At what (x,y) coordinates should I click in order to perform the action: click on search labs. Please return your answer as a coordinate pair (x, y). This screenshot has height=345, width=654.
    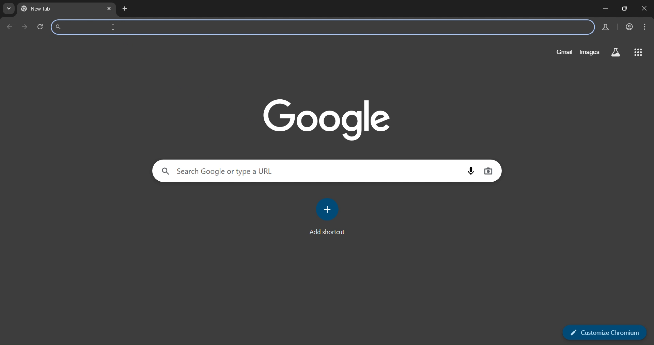
    Looking at the image, I should click on (616, 53).